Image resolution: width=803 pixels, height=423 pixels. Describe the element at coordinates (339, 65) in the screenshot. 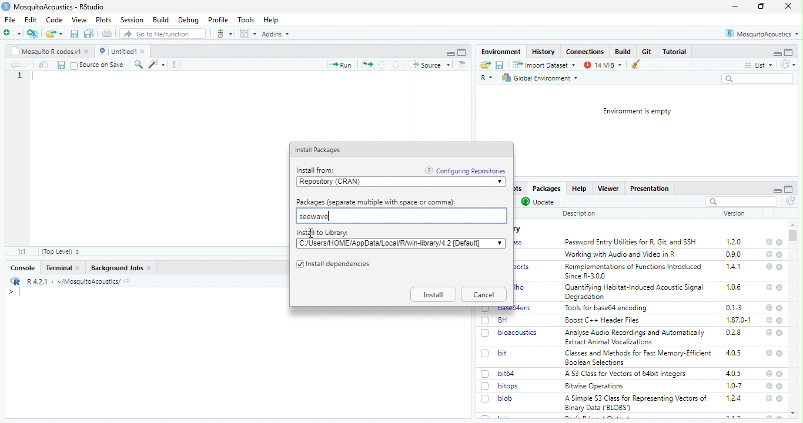

I see `Run` at that location.